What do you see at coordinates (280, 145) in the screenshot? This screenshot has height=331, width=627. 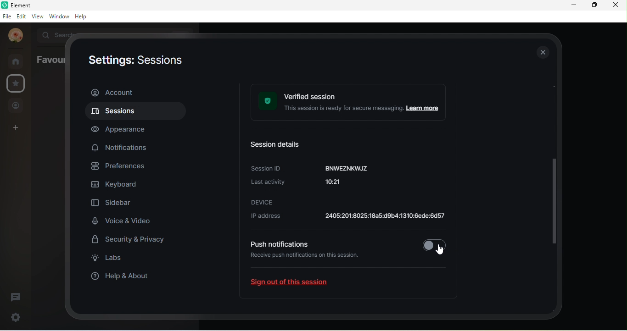 I see `session details` at bounding box center [280, 145].